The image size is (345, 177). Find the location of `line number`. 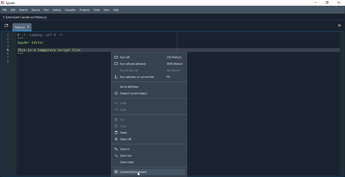

line number is located at coordinates (6, 50).